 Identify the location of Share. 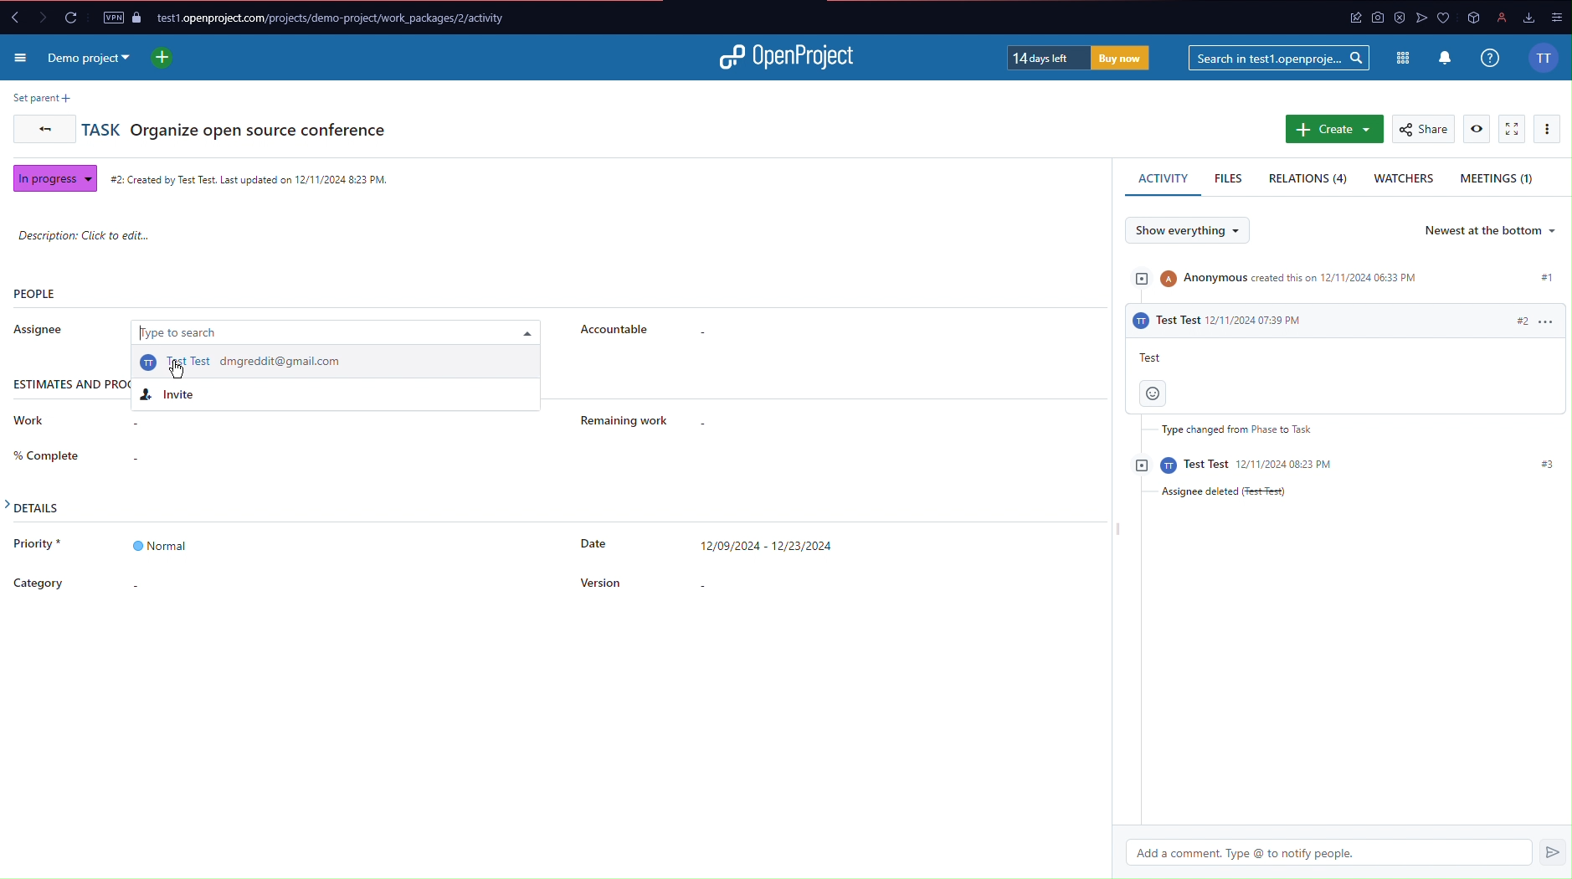
(1421, 129).